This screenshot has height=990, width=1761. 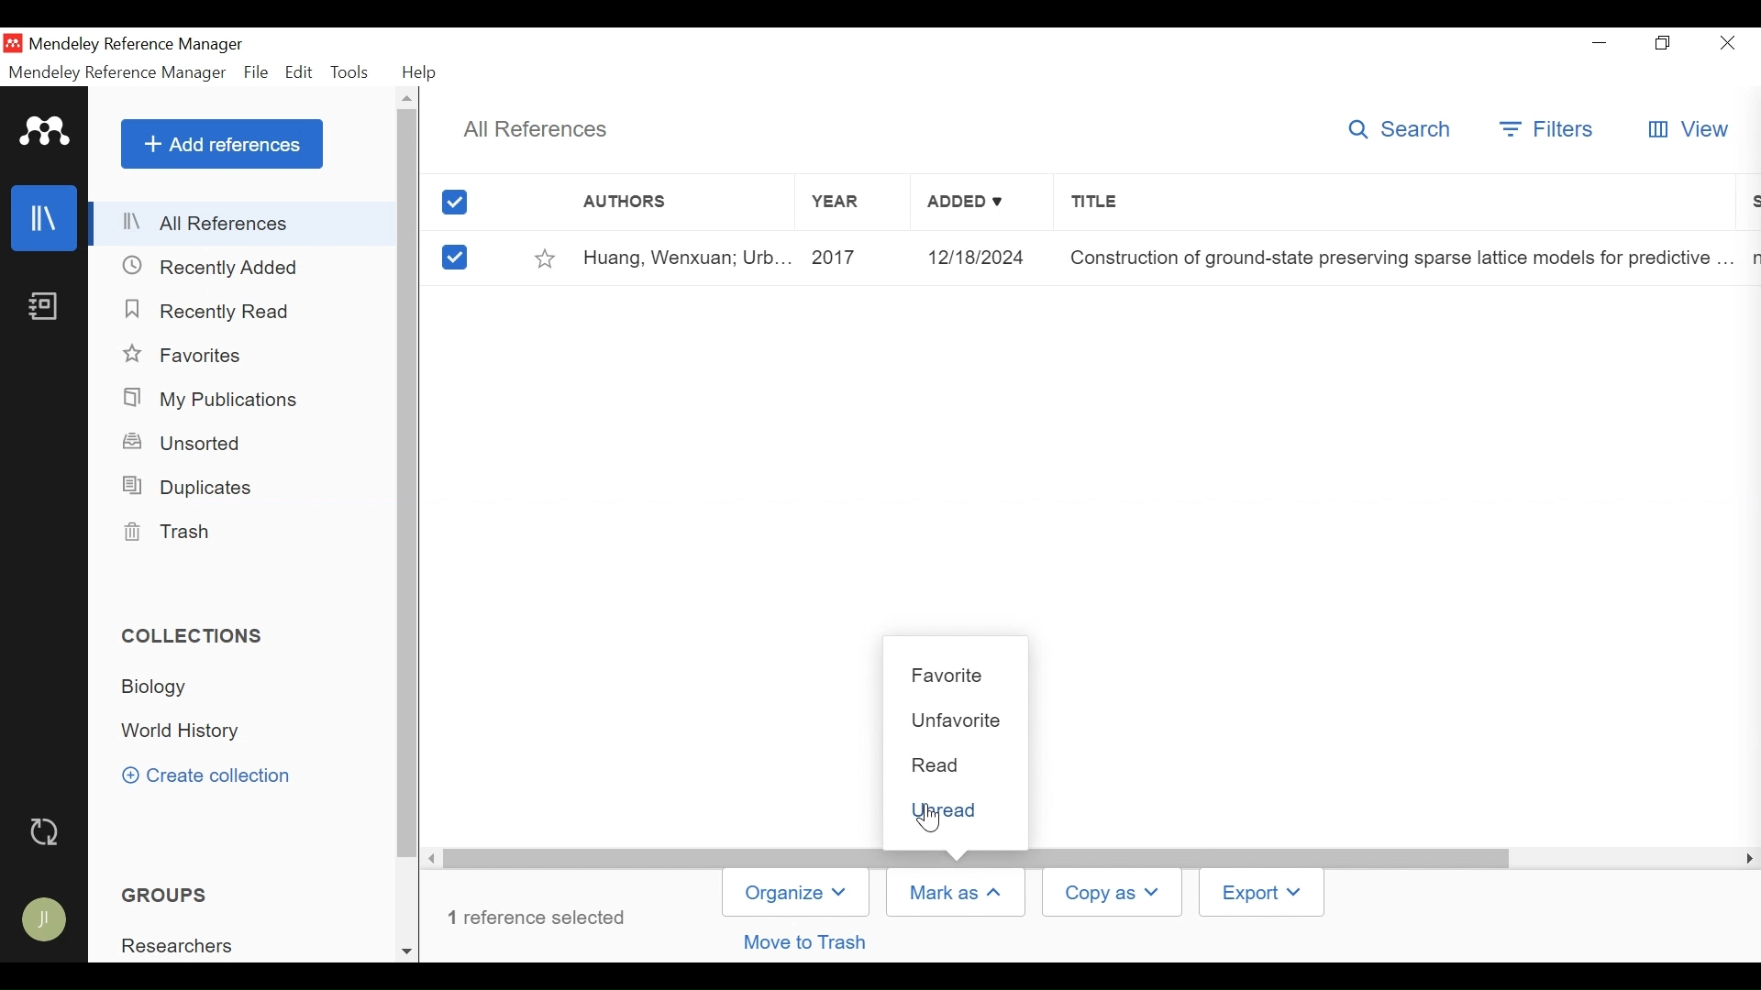 What do you see at coordinates (850, 204) in the screenshot?
I see `Year` at bounding box center [850, 204].